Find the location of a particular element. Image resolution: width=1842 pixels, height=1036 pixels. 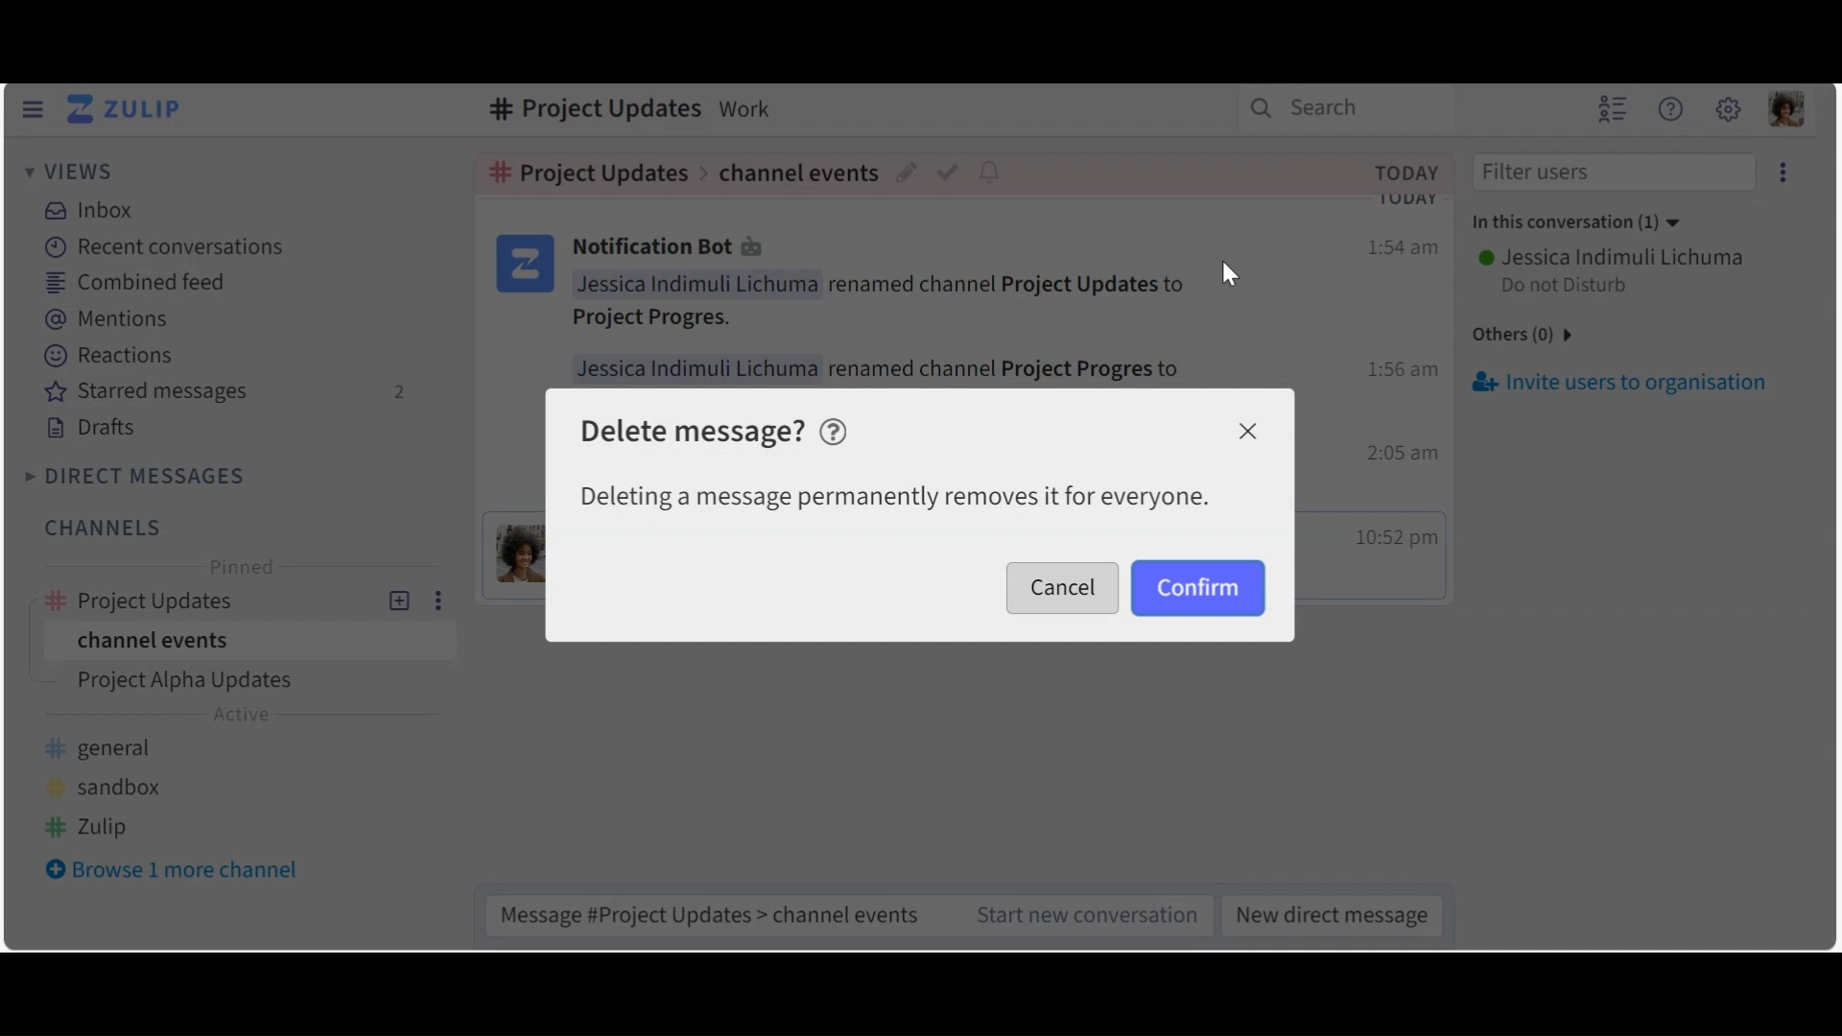

username is located at coordinates (1607, 254).